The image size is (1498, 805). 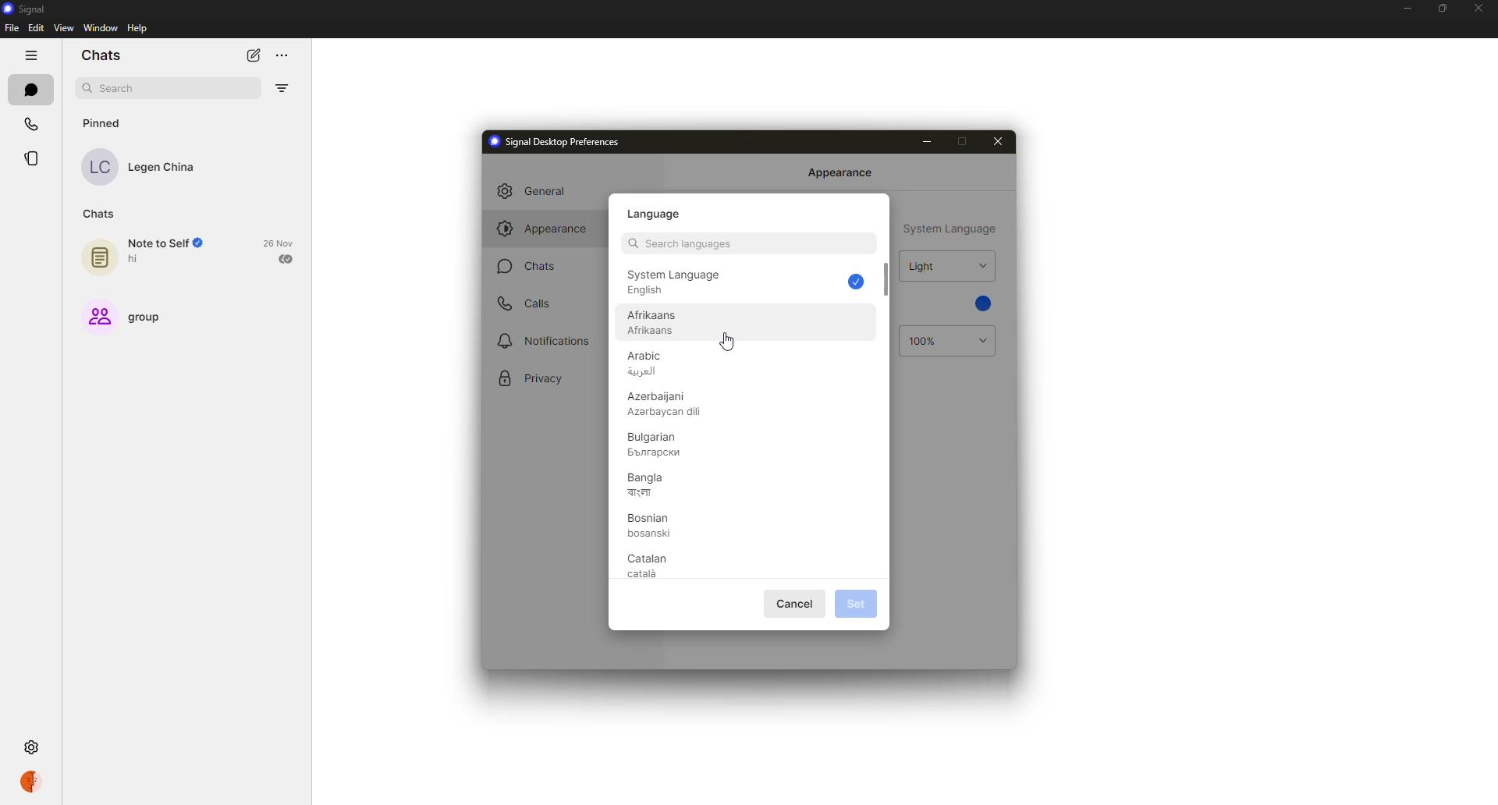 I want to click on set, so click(x=854, y=604).